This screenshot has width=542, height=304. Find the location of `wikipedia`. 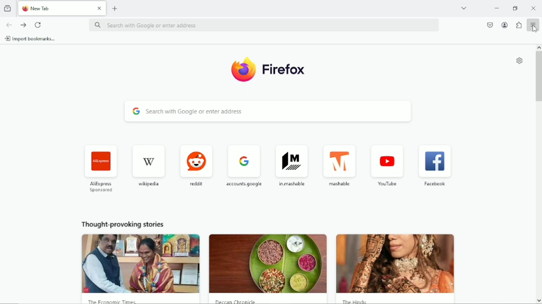

wikipedia is located at coordinates (149, 164).